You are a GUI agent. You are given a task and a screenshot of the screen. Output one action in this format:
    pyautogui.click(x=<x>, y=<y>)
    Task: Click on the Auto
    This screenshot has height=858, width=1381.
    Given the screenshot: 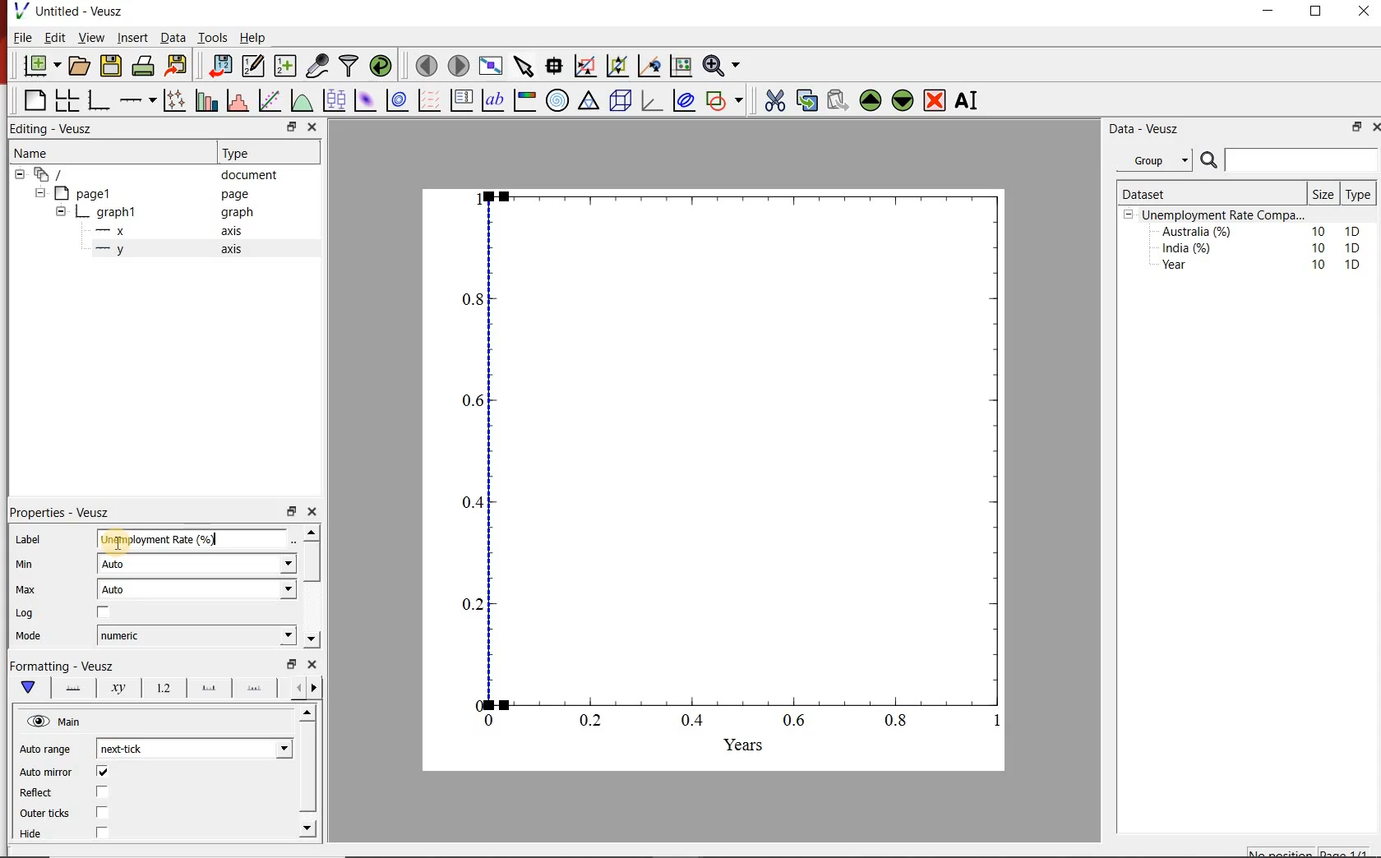 What is the action you would take?
    pyautogui.click(x=198, y=589)
    